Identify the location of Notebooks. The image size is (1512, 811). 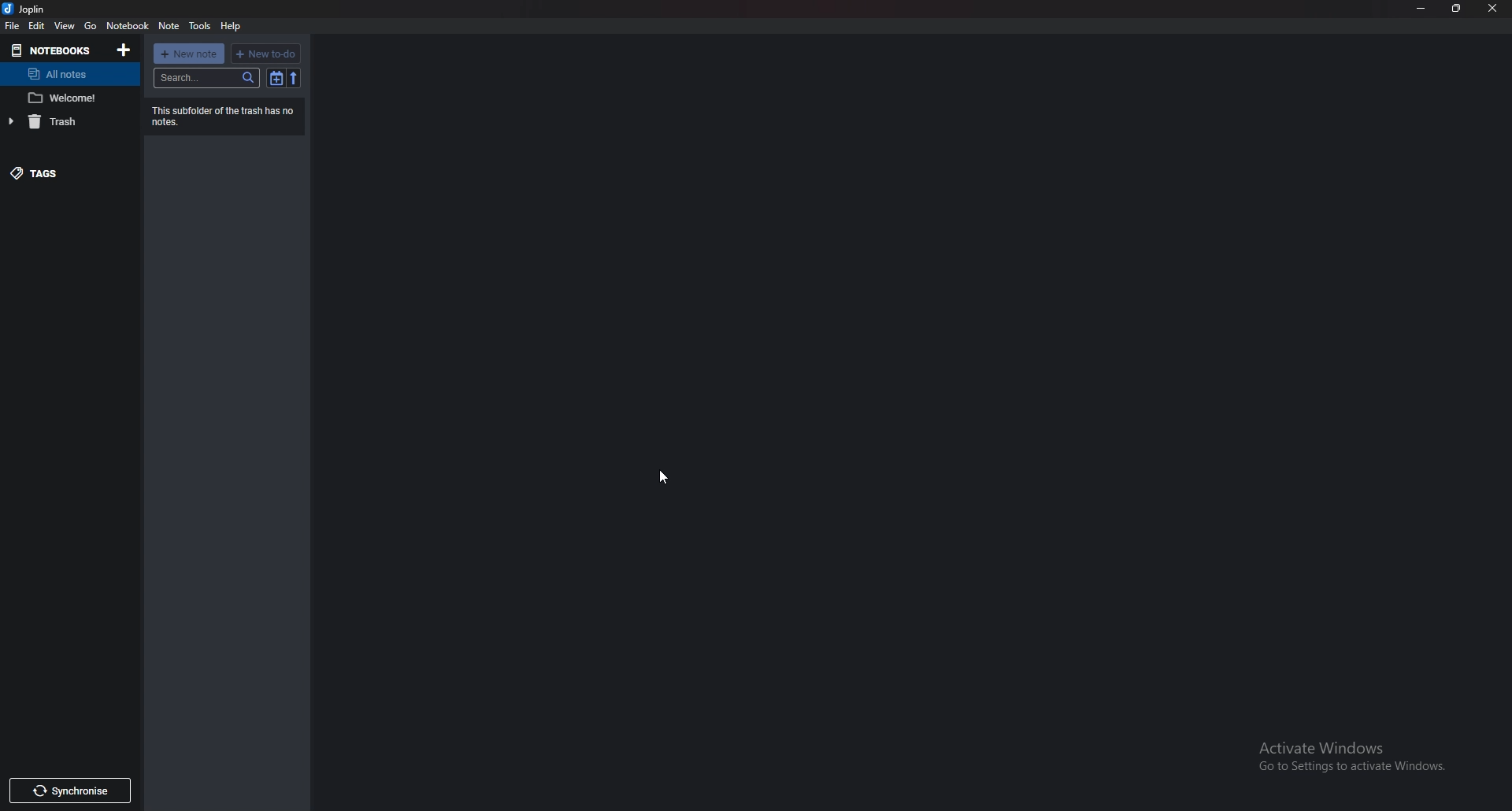
(53, 50).